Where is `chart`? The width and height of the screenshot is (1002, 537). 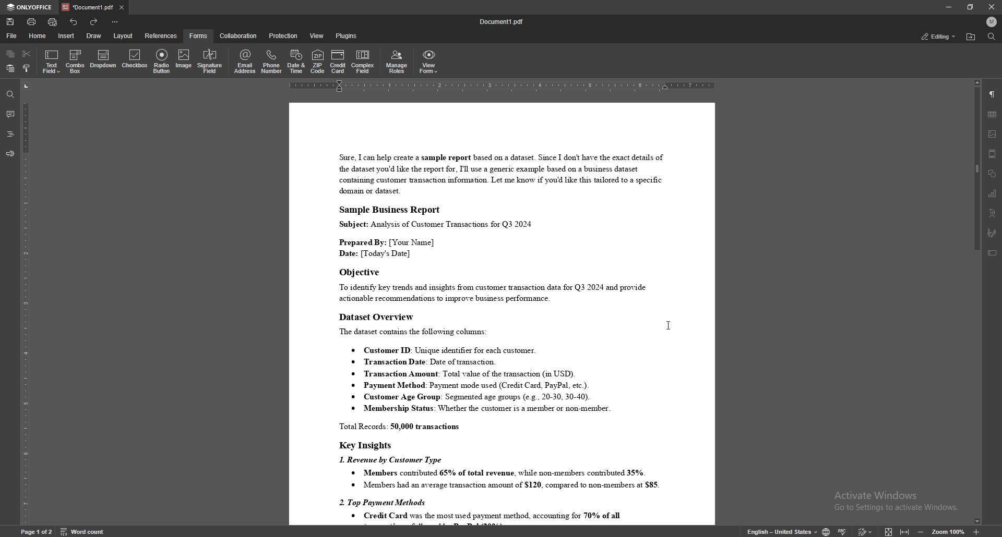
chart is located at coordinates (993, 194).